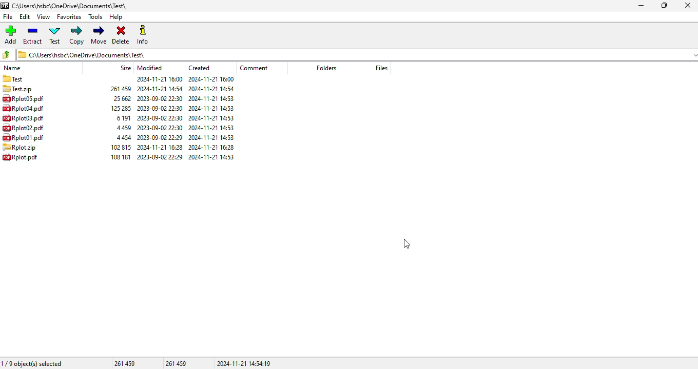 This screenshot has height=369, width=698. I want to click on modified date & time, so click(160, 127).